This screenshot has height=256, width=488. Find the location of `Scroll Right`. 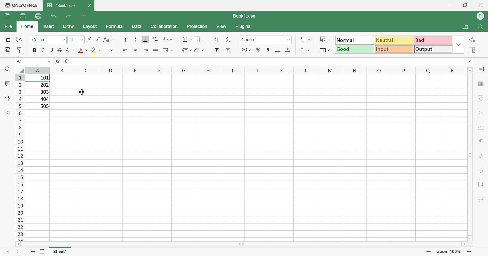

Scroll Right is located at coordinates (468, 245).